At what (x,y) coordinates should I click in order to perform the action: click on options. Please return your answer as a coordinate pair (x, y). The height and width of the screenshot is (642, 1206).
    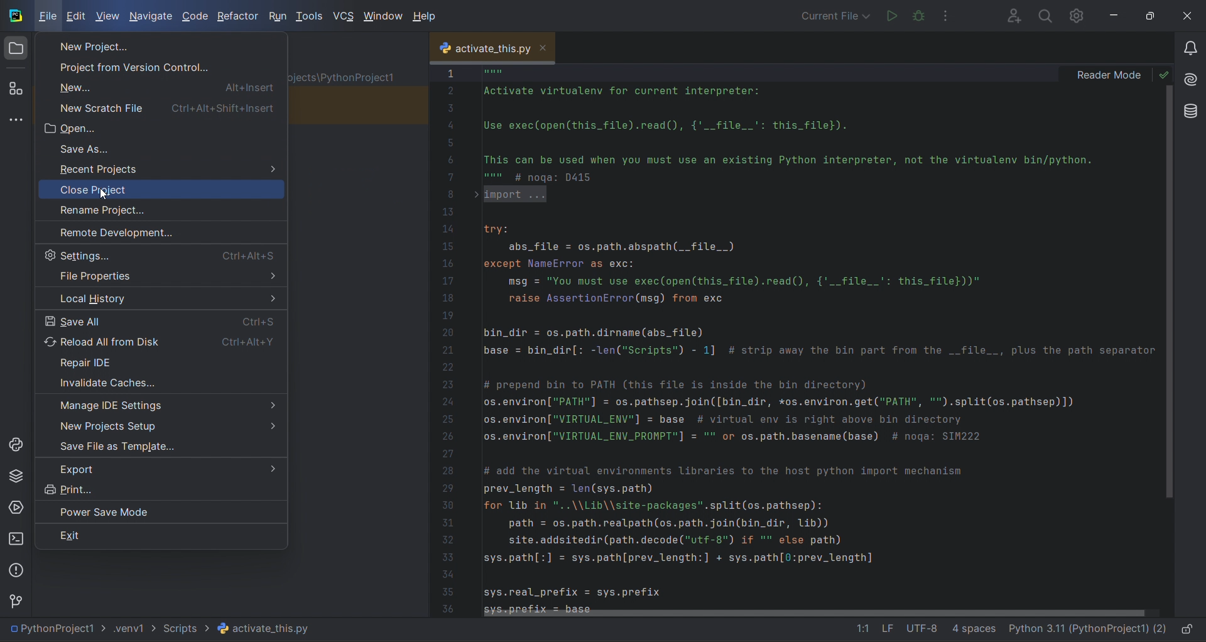
    Looking at the image, I should click on (950, 17).